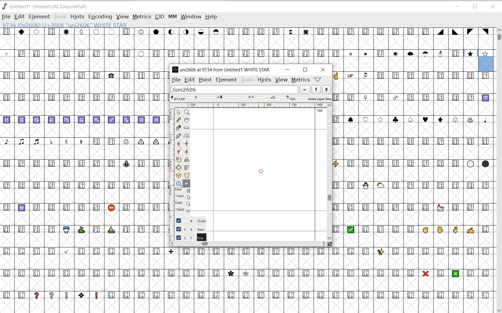 This screenshot has height=313, width=502. Describe the element at coordinates (226, 81) in the screenshot. I see `ELEMENT` at that location.